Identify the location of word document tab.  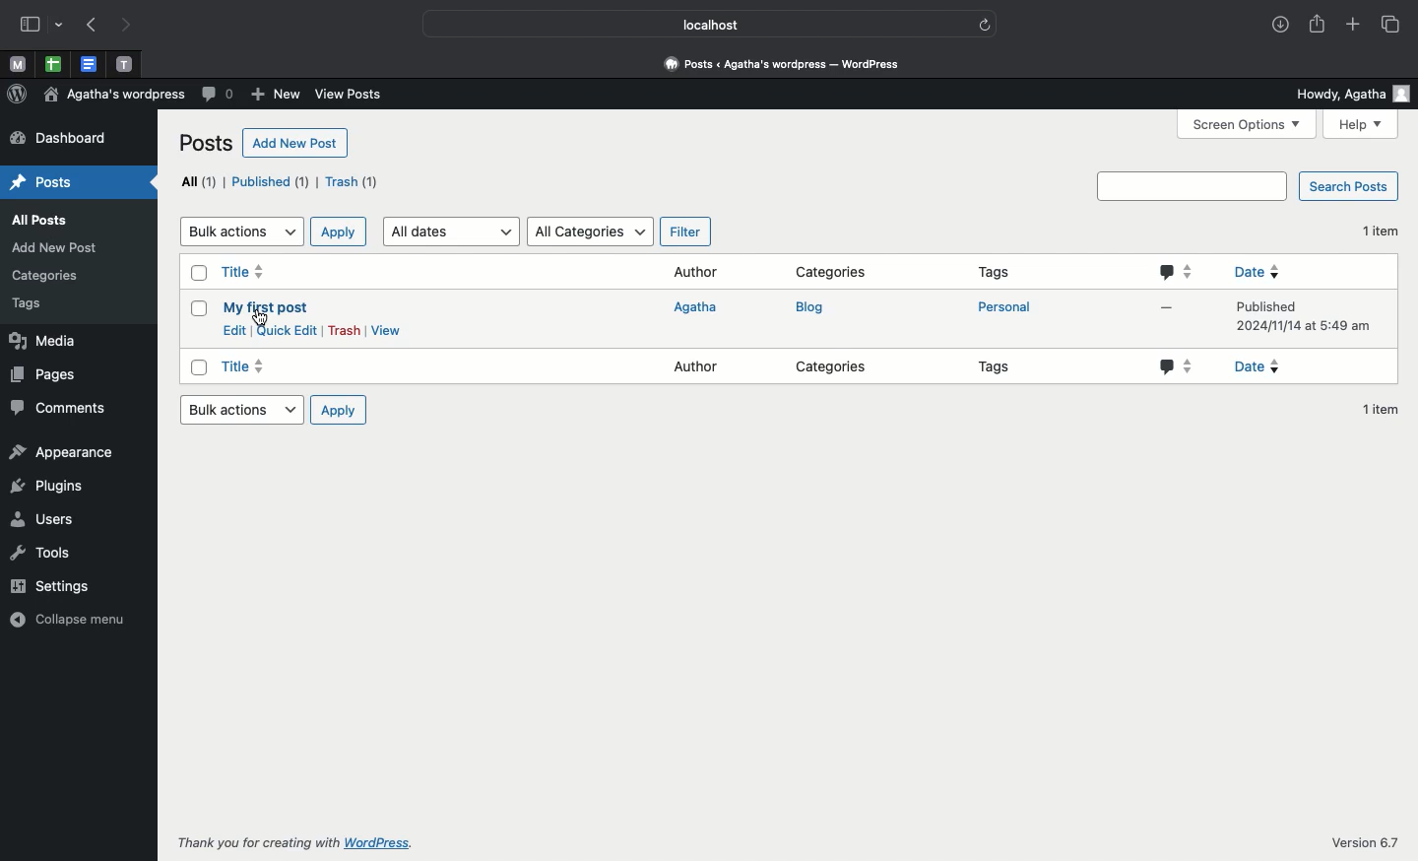
(86, 63).